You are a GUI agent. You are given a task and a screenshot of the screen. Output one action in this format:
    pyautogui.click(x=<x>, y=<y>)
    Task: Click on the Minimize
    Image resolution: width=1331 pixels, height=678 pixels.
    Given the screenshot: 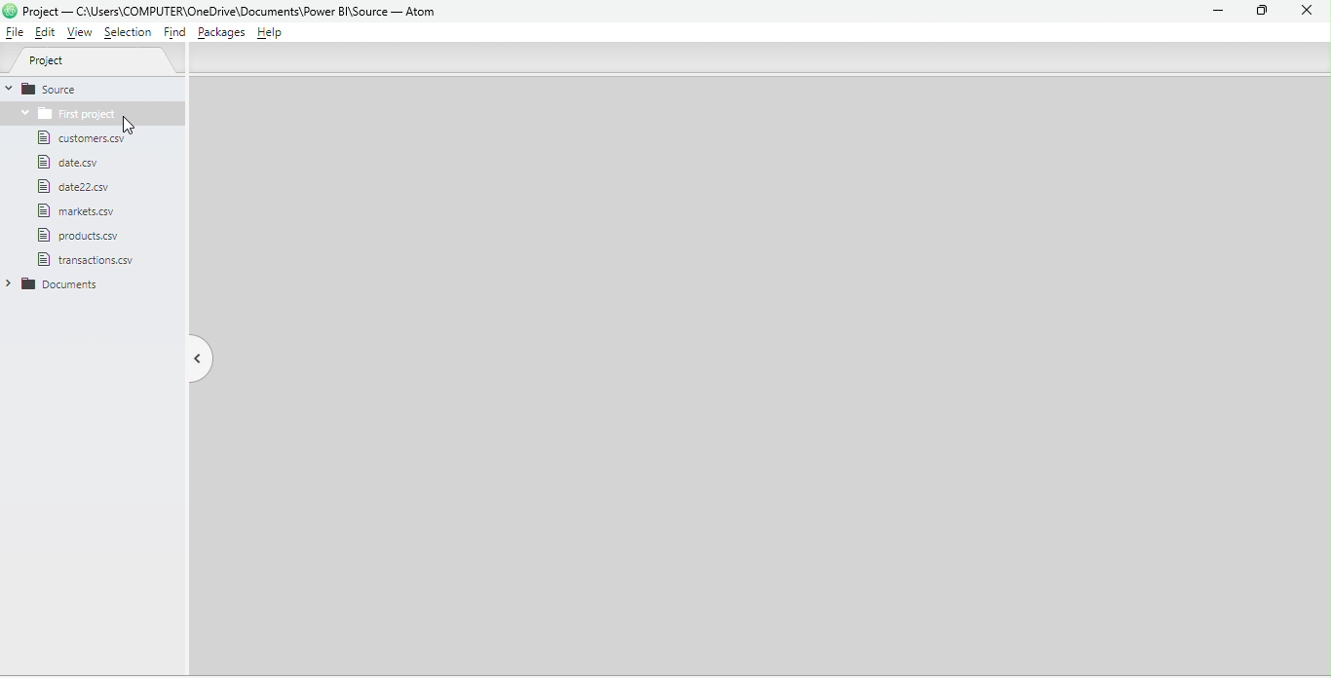 What is the action you would take?
    pyautogui.click(x=1215, y=11)
    